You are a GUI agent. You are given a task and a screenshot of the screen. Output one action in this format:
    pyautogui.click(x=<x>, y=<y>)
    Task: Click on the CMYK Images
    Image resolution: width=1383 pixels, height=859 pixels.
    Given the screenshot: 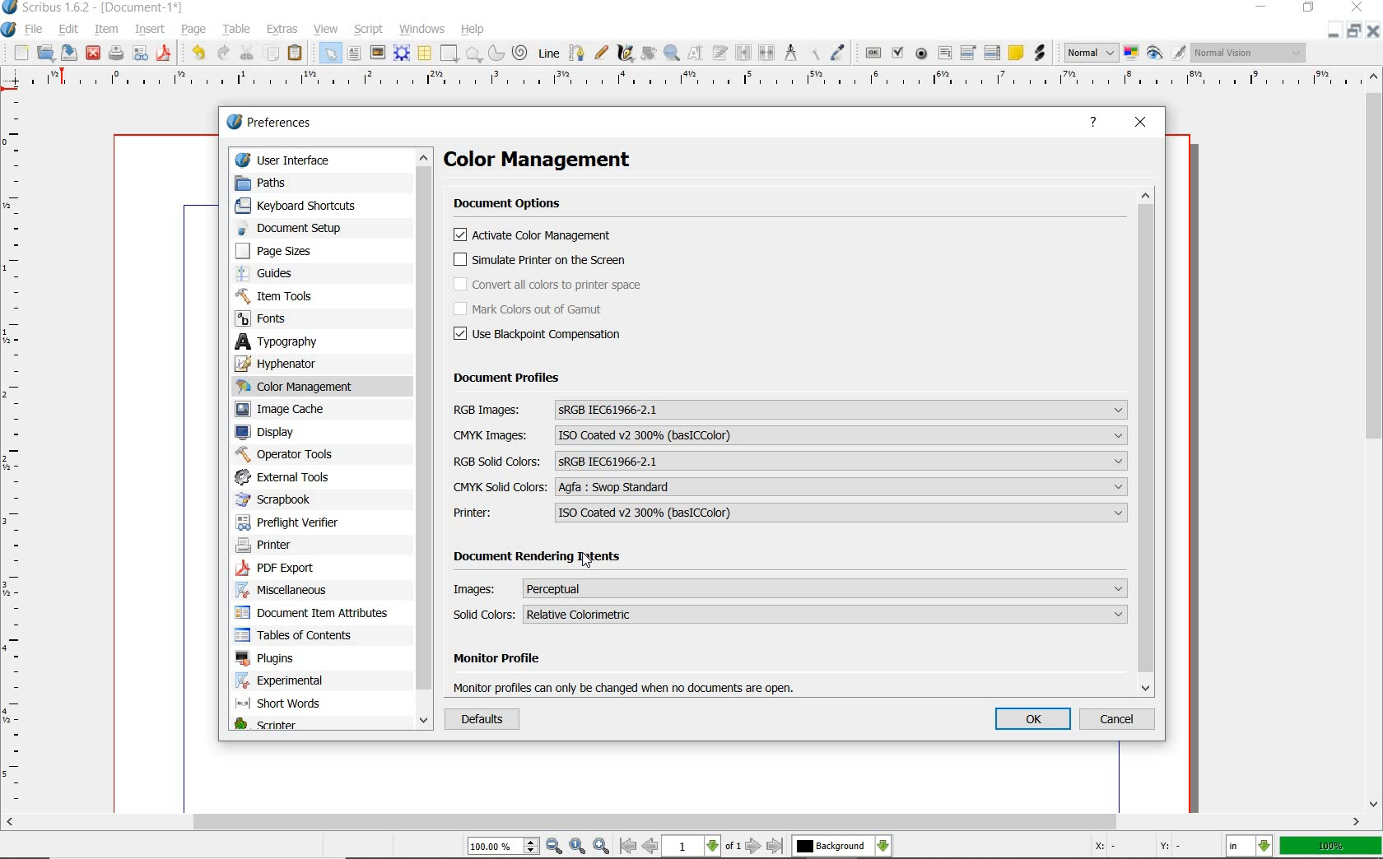 What is the action you would take?
    pyautogui.click(x=790, y=435)
    